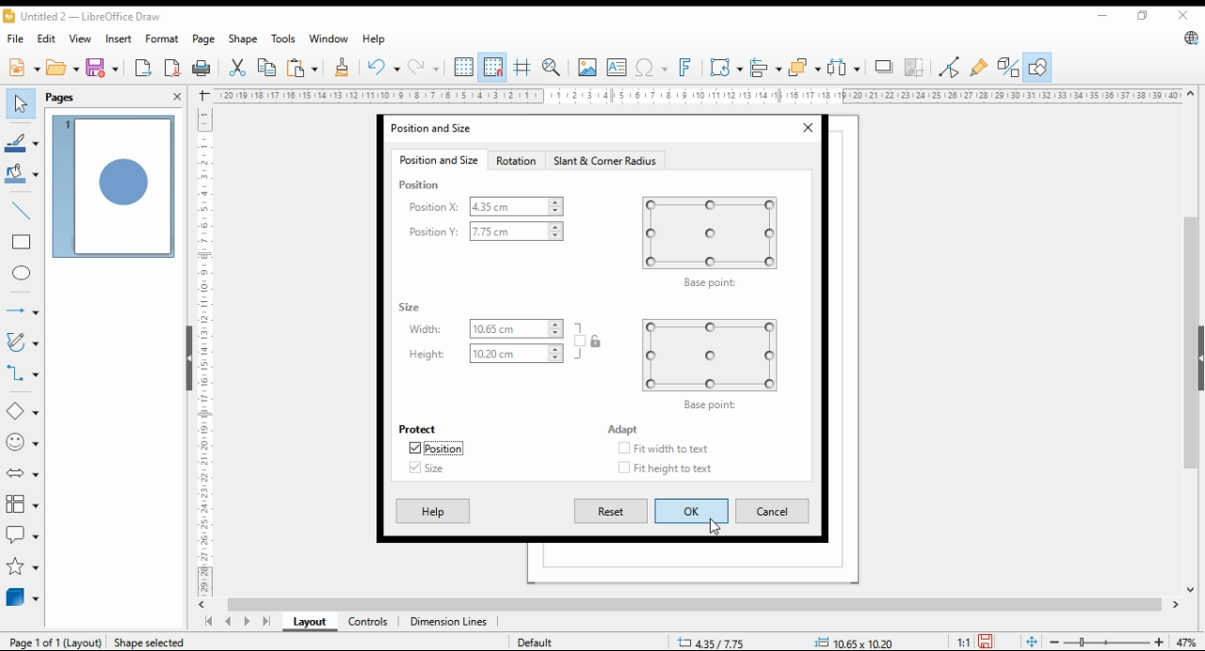 Image resolution: width=1205 pixels, height=651 pixels. Describe the element at coordinates (329, 39) in the screenshot. I see `window` at that location.